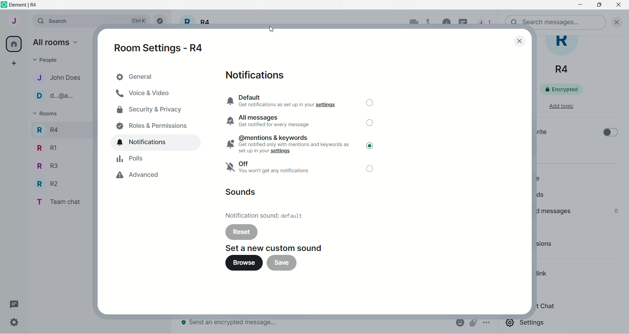  What do you see at coordinates (152, 124) in the screenshot?
I see `Roles & Permissions` at bounding box center [152, 124].